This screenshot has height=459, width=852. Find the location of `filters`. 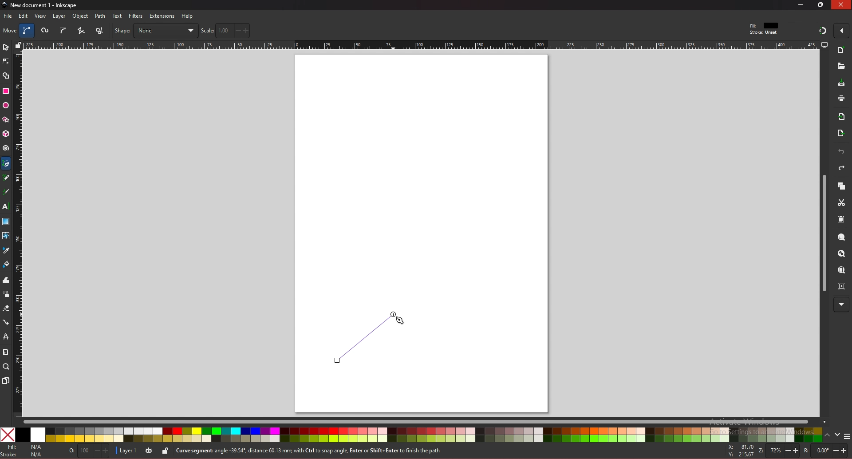

filters is located at coordinates (136, 16).